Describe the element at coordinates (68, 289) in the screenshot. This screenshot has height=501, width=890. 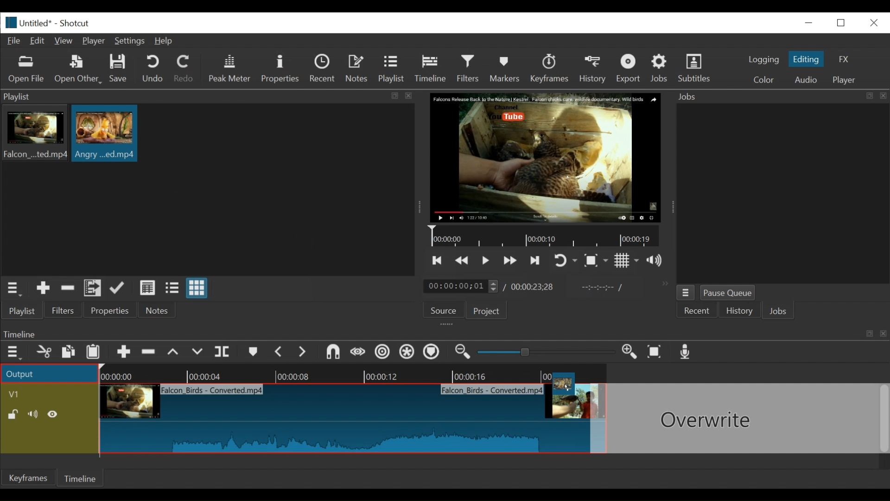
I see `Remove cut` at that location.